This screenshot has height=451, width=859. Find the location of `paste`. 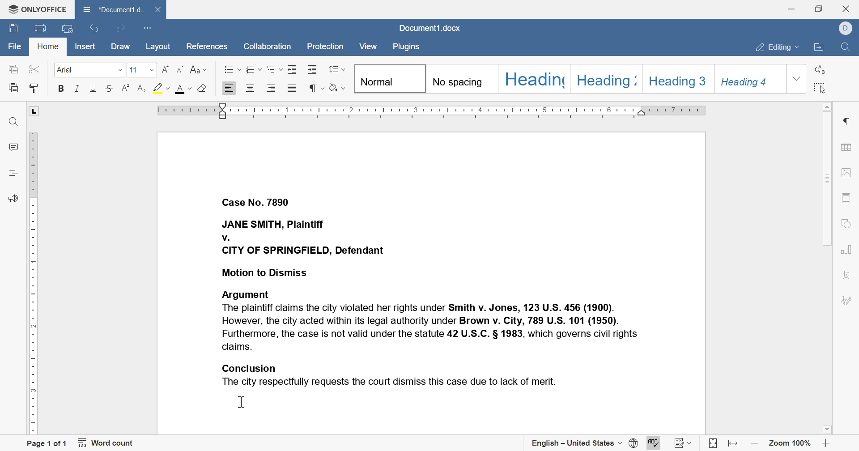

paste is located at coordinates (15, 88).